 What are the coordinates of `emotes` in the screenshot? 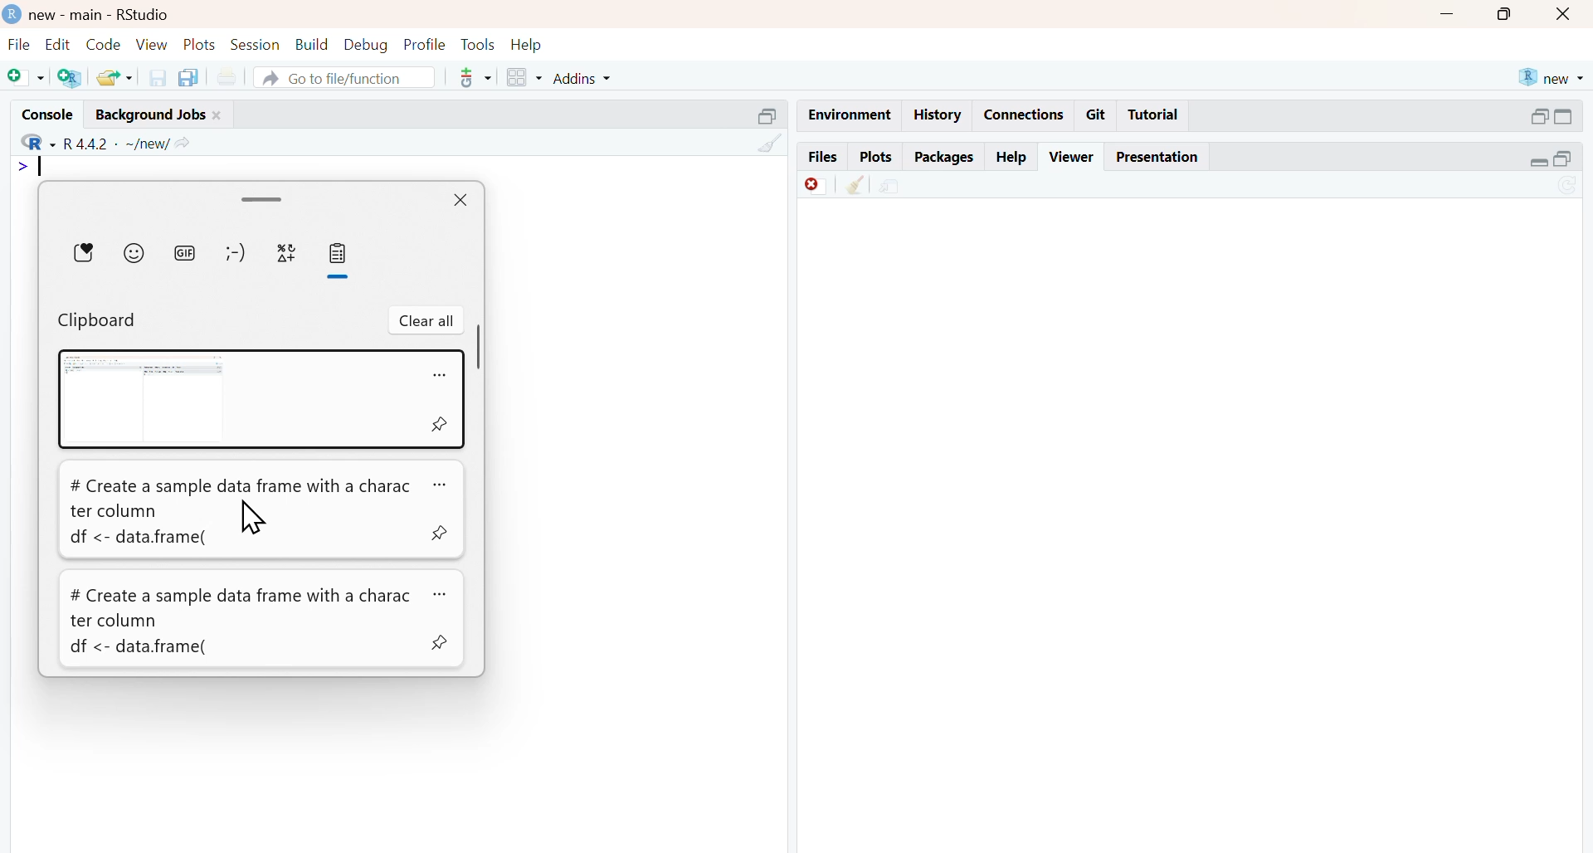 It's located at (236, 254).